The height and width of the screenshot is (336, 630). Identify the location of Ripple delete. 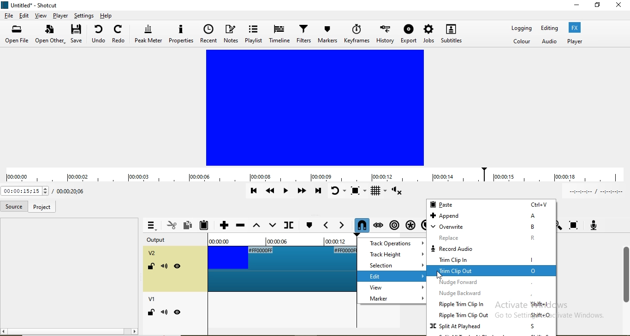
(241, 227).